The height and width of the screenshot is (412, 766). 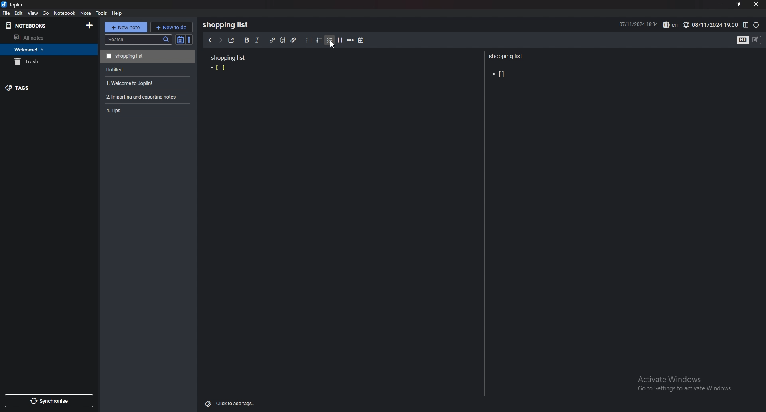 What do you see at coordinates (117, 13) in the screenshot?
I see `help` at bounding box center [117, 13].